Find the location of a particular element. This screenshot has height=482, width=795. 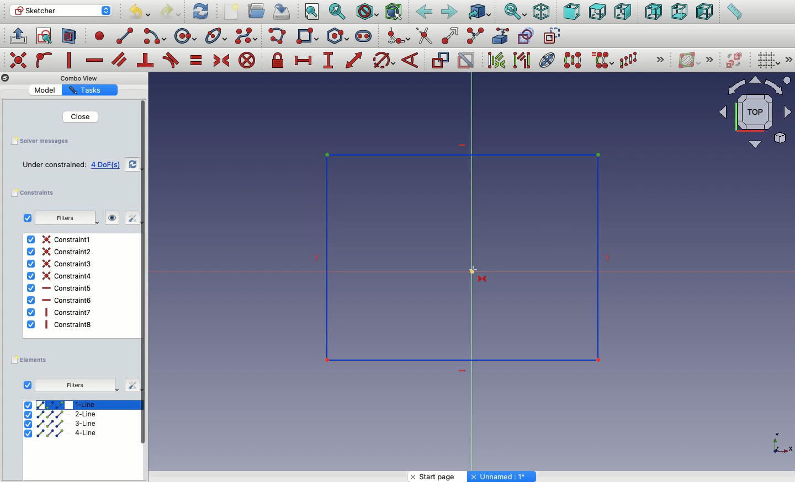

Navigator is located at coordinates (755, 113).